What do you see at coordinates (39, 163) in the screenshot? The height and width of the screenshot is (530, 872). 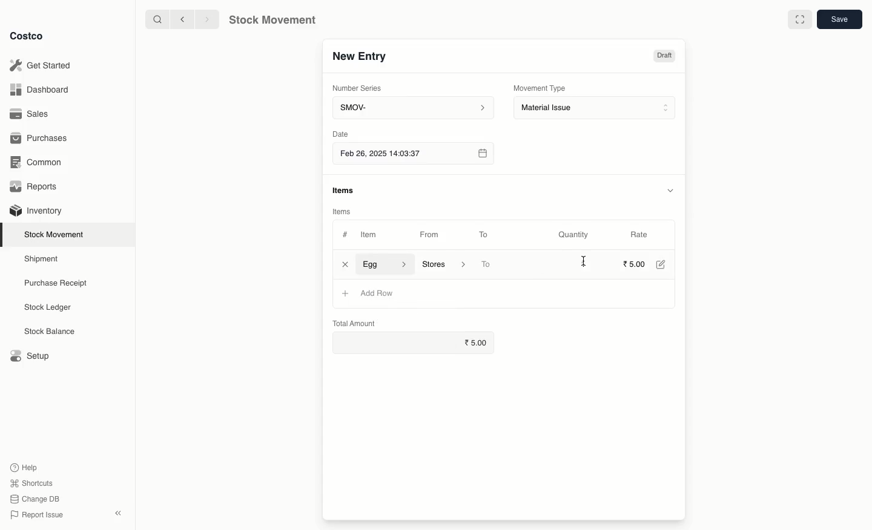 I see `Common` at bounding box center [39, 163].